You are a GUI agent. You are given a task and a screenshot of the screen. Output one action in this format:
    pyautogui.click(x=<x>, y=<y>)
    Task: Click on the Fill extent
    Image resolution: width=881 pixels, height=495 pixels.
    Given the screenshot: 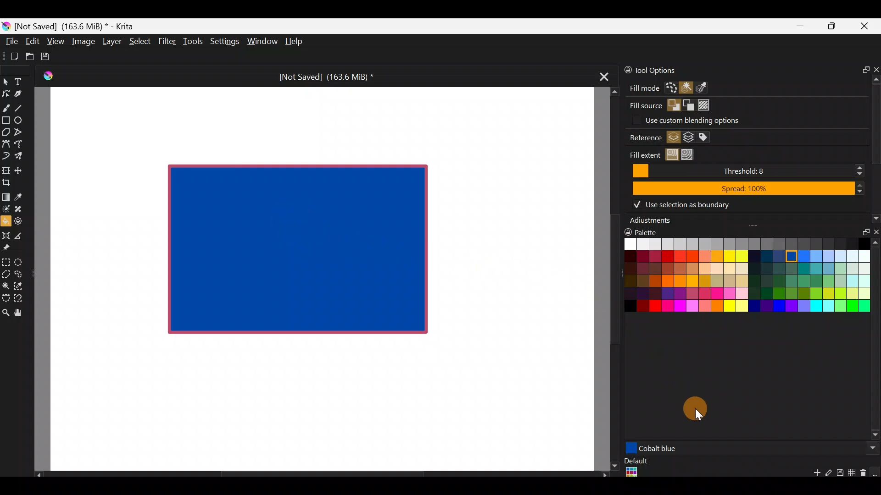 What is the action you would take?
    pyautogui.click(x=640, y=154)
    